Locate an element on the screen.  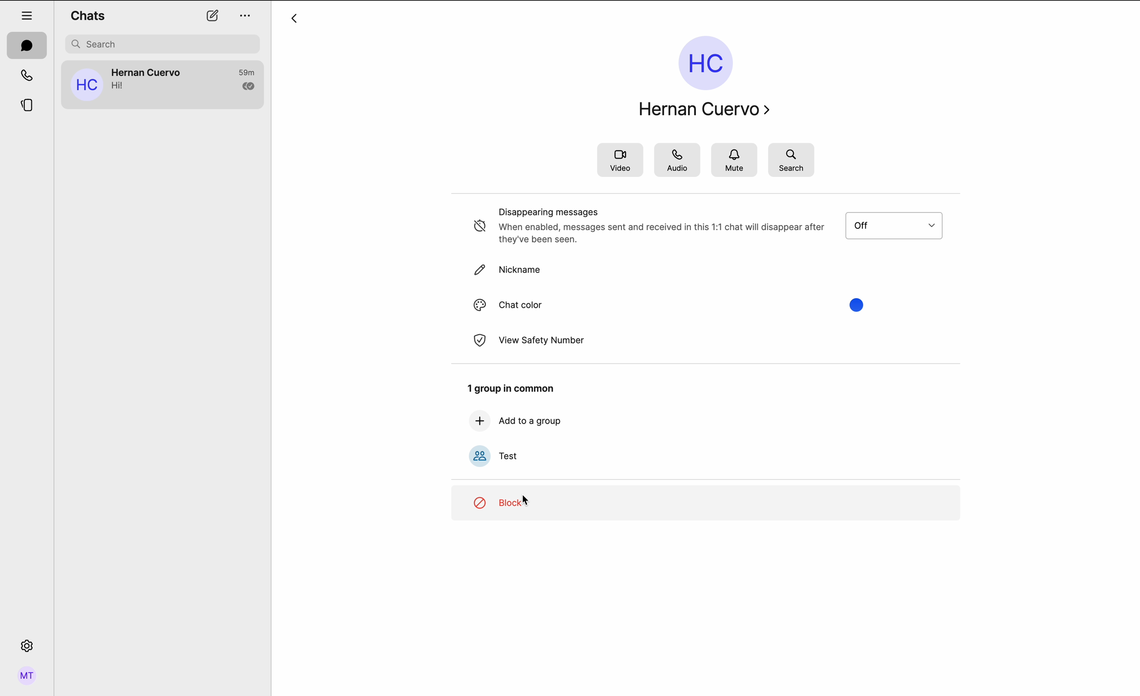
video is located at coordinates (620, 159).